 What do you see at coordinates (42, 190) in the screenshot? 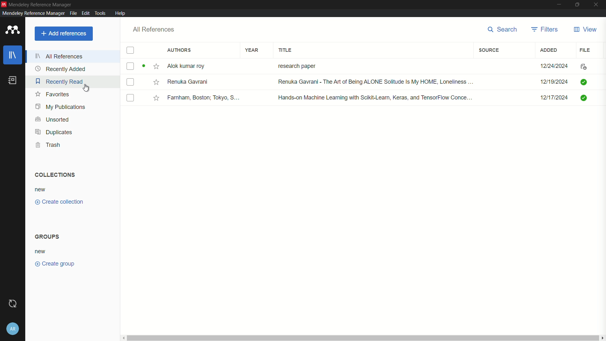
I see `new` at bounding box center [42, 190].